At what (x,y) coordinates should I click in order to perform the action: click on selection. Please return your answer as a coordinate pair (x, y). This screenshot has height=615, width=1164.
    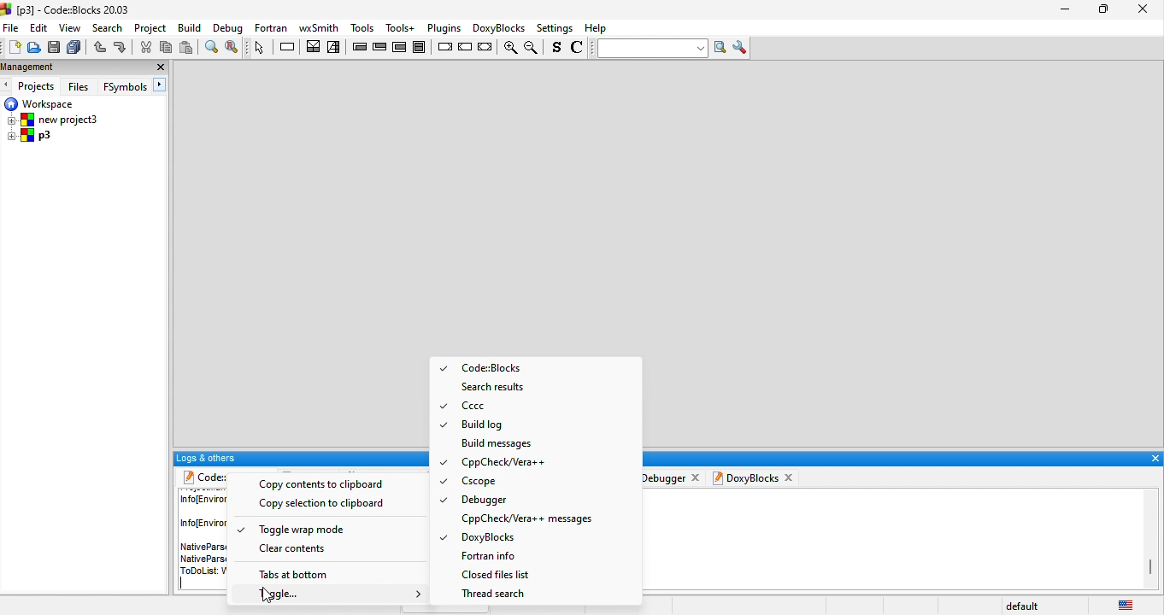
    Looking at the image, I should click on (335, 48).